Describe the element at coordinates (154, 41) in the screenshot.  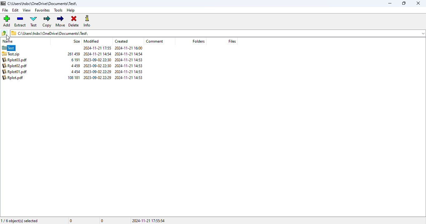
I see `comment` at that location.